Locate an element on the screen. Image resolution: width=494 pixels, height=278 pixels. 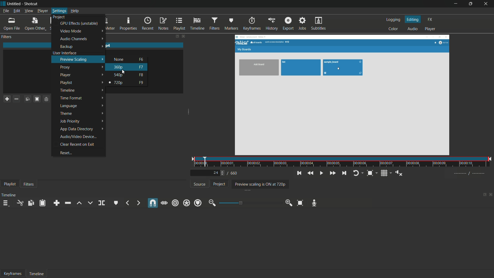
cut is located at coordinates (21, 203).